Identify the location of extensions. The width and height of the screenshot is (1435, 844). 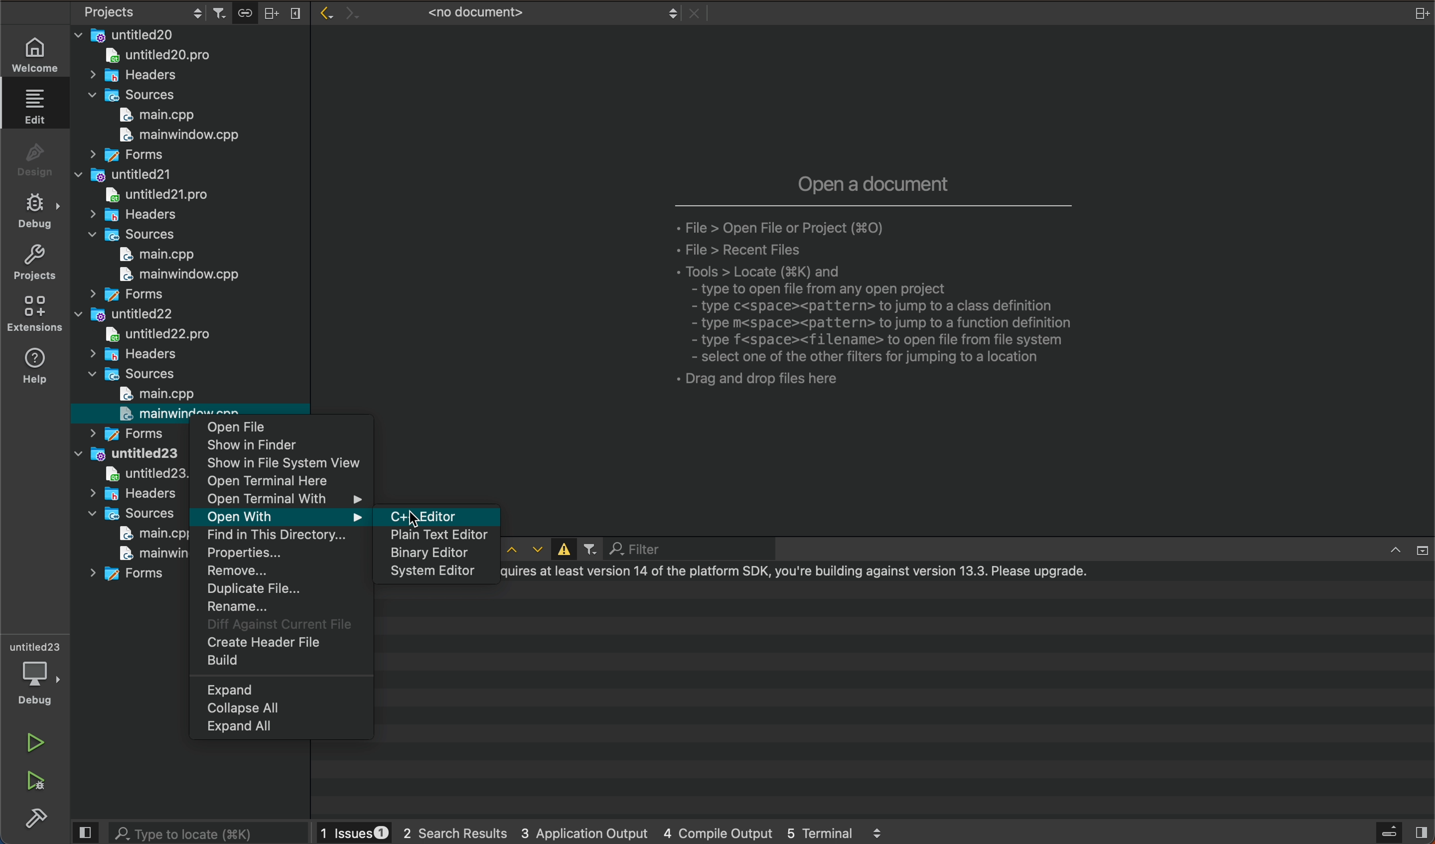
(35, 315).